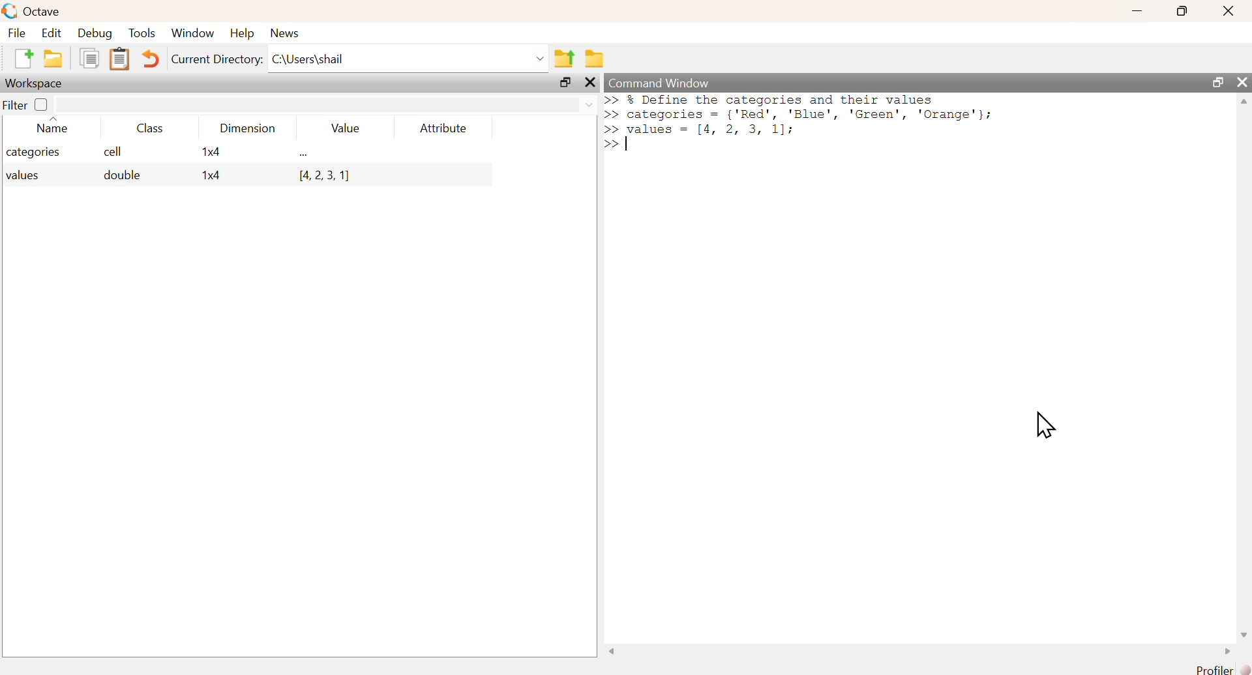 This screenshot has height=675, width=1252. I want to click on values, so click(24, 176).